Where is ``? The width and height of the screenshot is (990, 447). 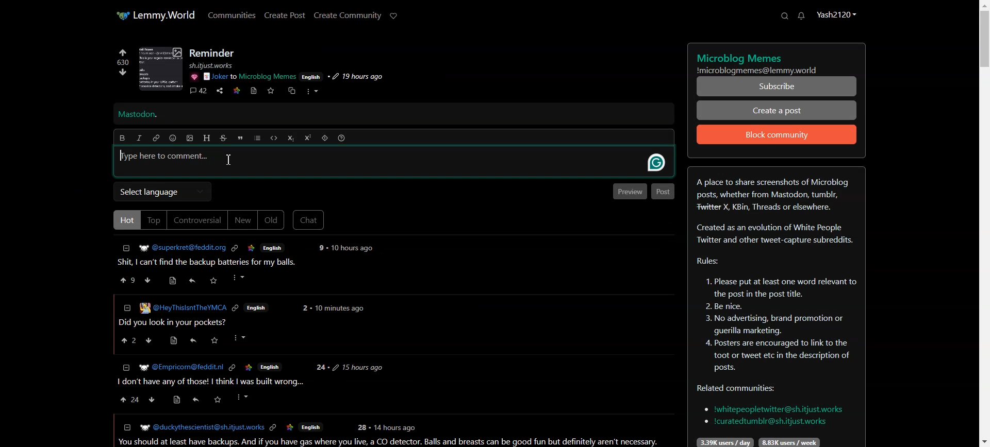
 is located at coordinates (218, 400).